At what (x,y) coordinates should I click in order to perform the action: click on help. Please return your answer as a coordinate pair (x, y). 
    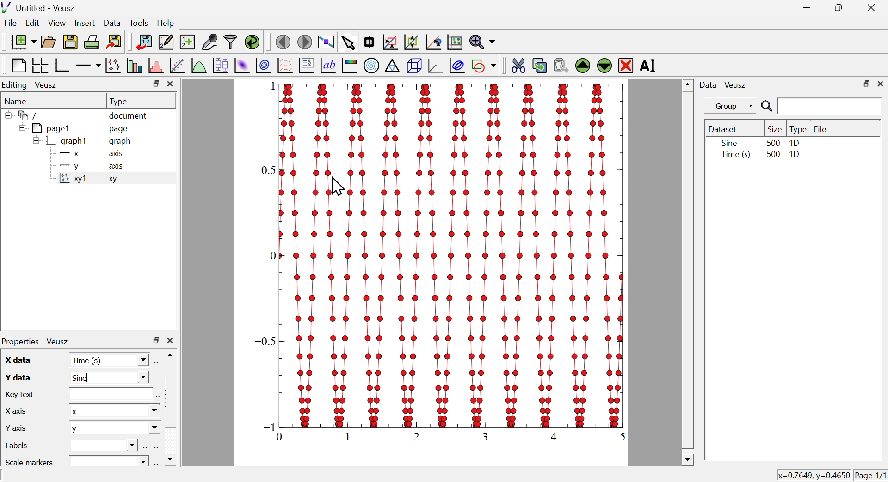
    Looking at the image, I should click on (166, 24).